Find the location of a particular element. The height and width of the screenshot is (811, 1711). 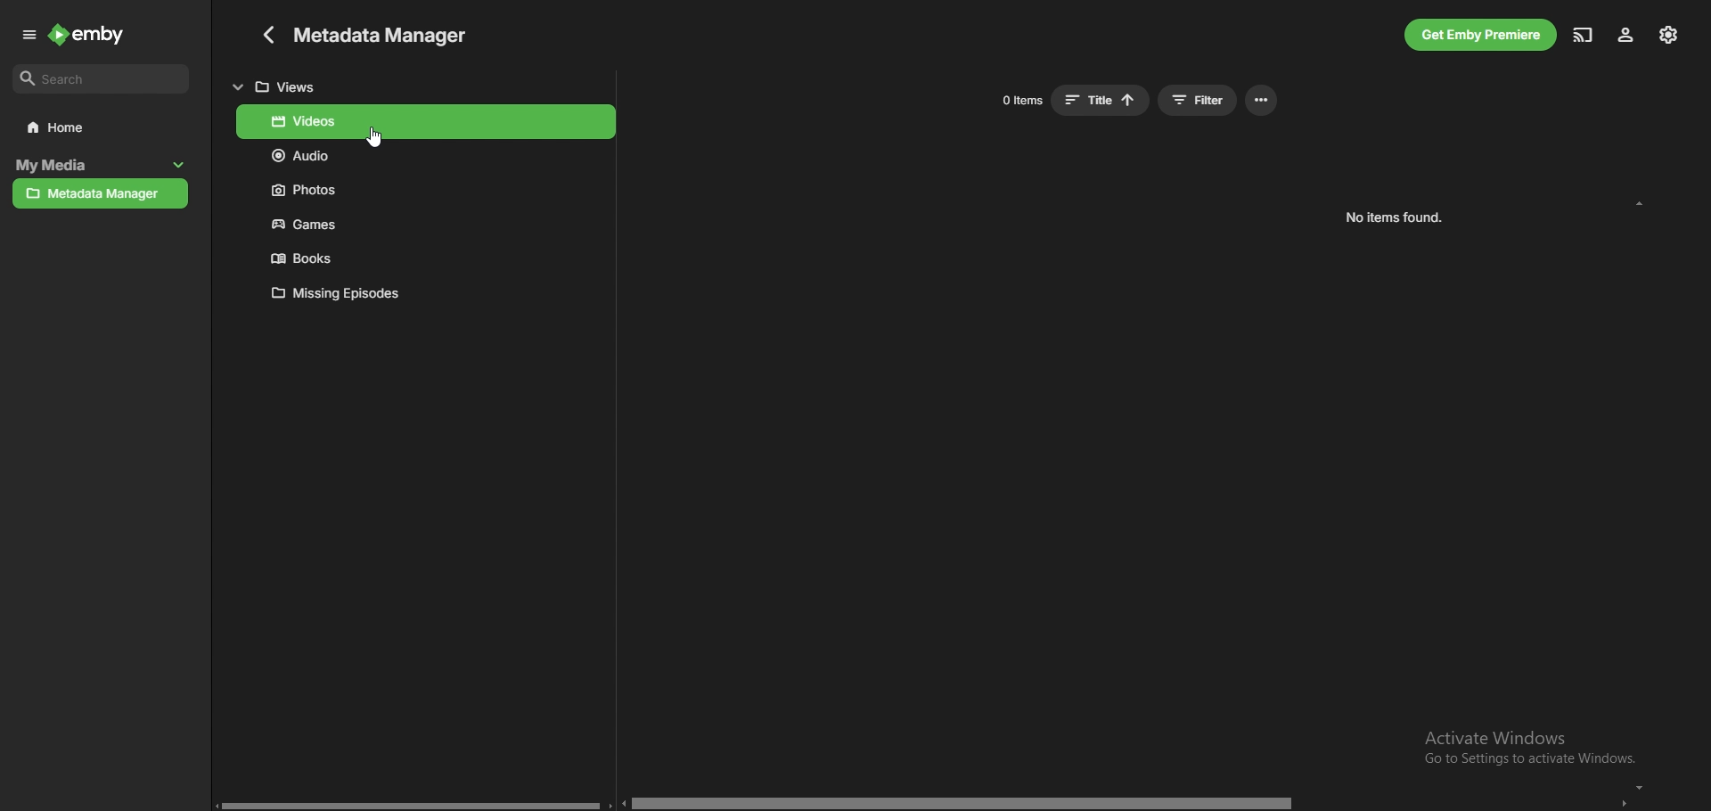

scroll up is located at coordinates (1638, 204).